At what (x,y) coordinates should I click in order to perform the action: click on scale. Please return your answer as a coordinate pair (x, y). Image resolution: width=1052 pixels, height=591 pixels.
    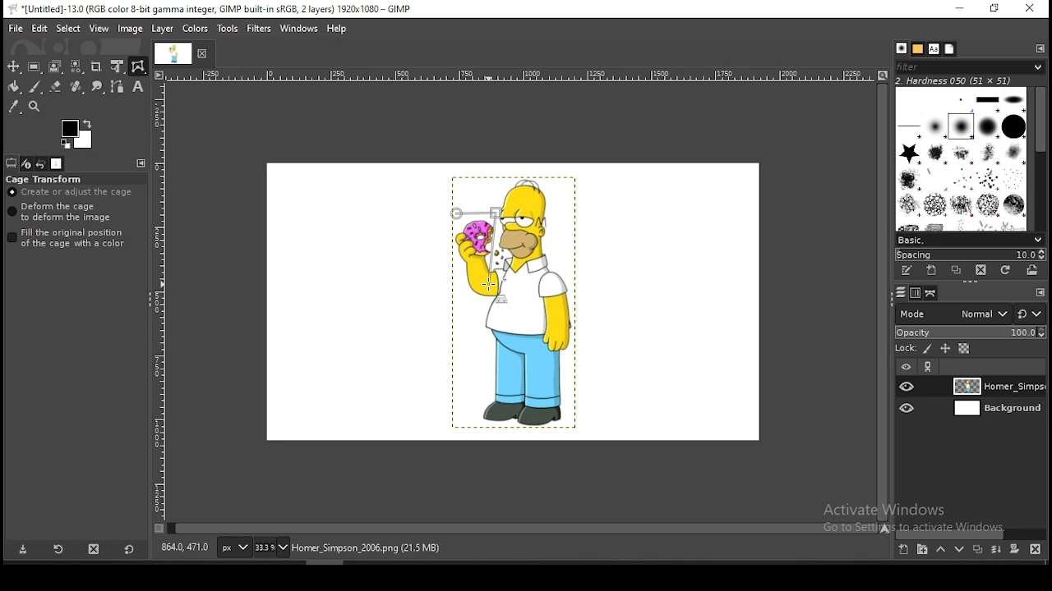
    Looking at the image, I should click on (159, 305).